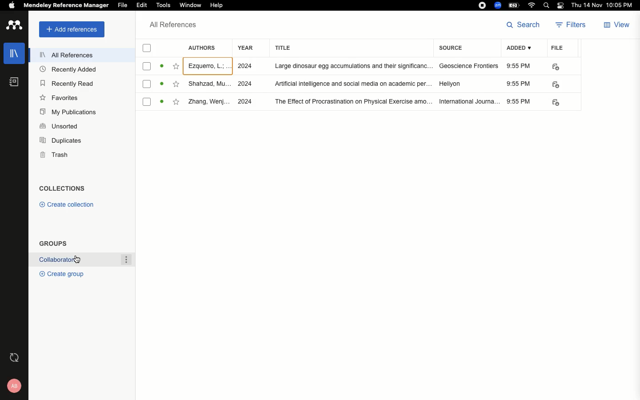  Describe the element at coordinates (519, 84) in the screenshot. I see `9:55 PM` at that location.